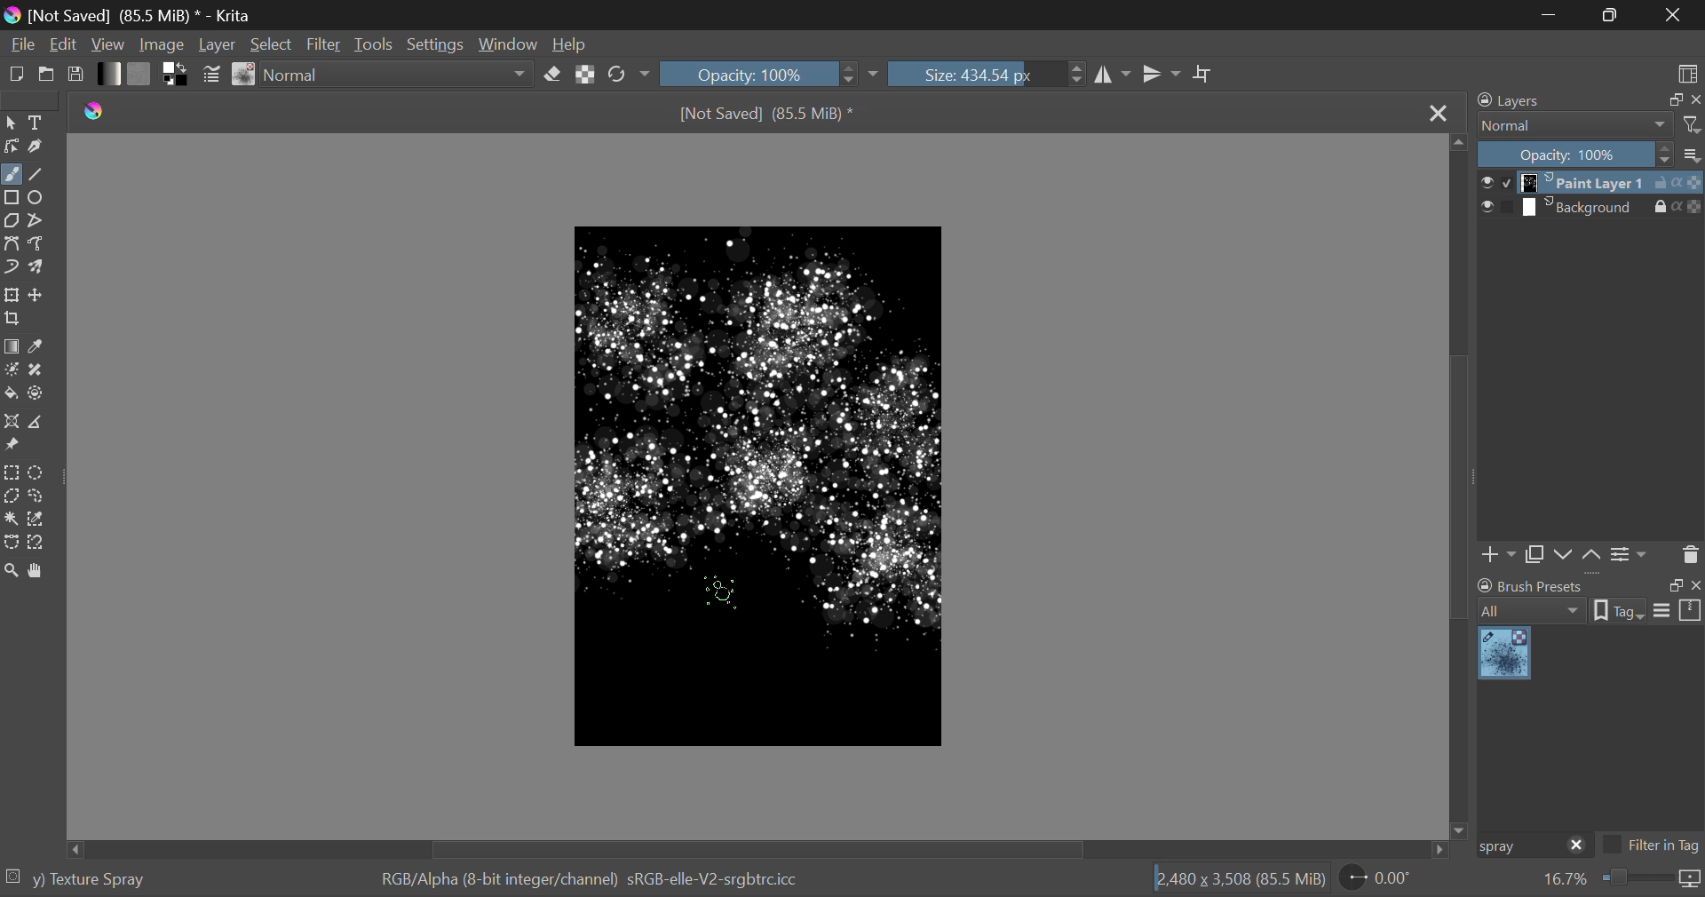 The height and width of the screenshot is (897, 1705). What do you see at coordinates (399, 75) in the screenshot?
I see `Blending Mode` at bounding box center [399, 75].